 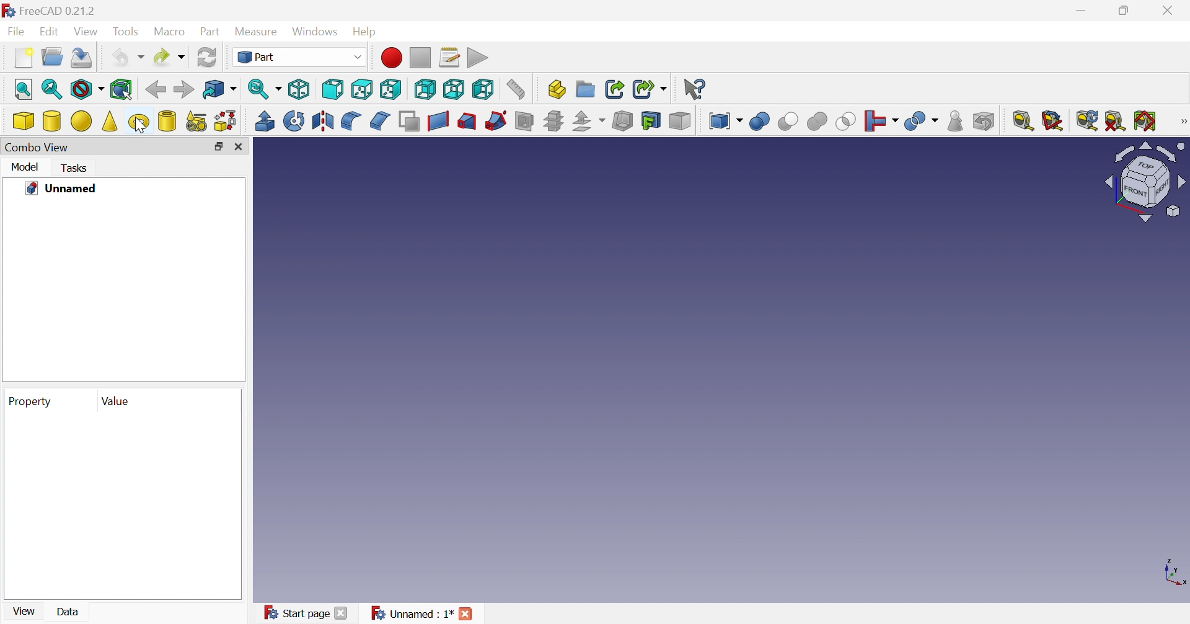 I want to click on Measure, so click(x=1181, y=121).